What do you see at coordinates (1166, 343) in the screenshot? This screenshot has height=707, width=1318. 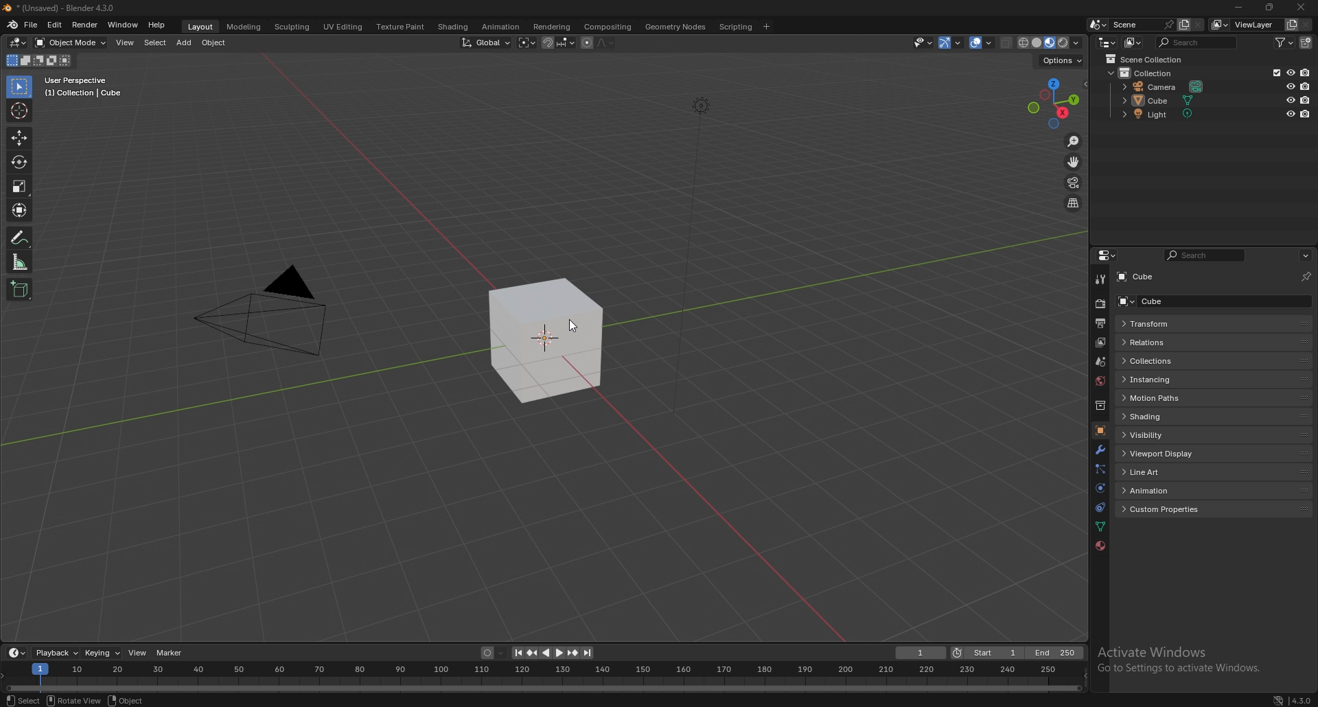 I see `relations` at bounding box center [1166, 343].